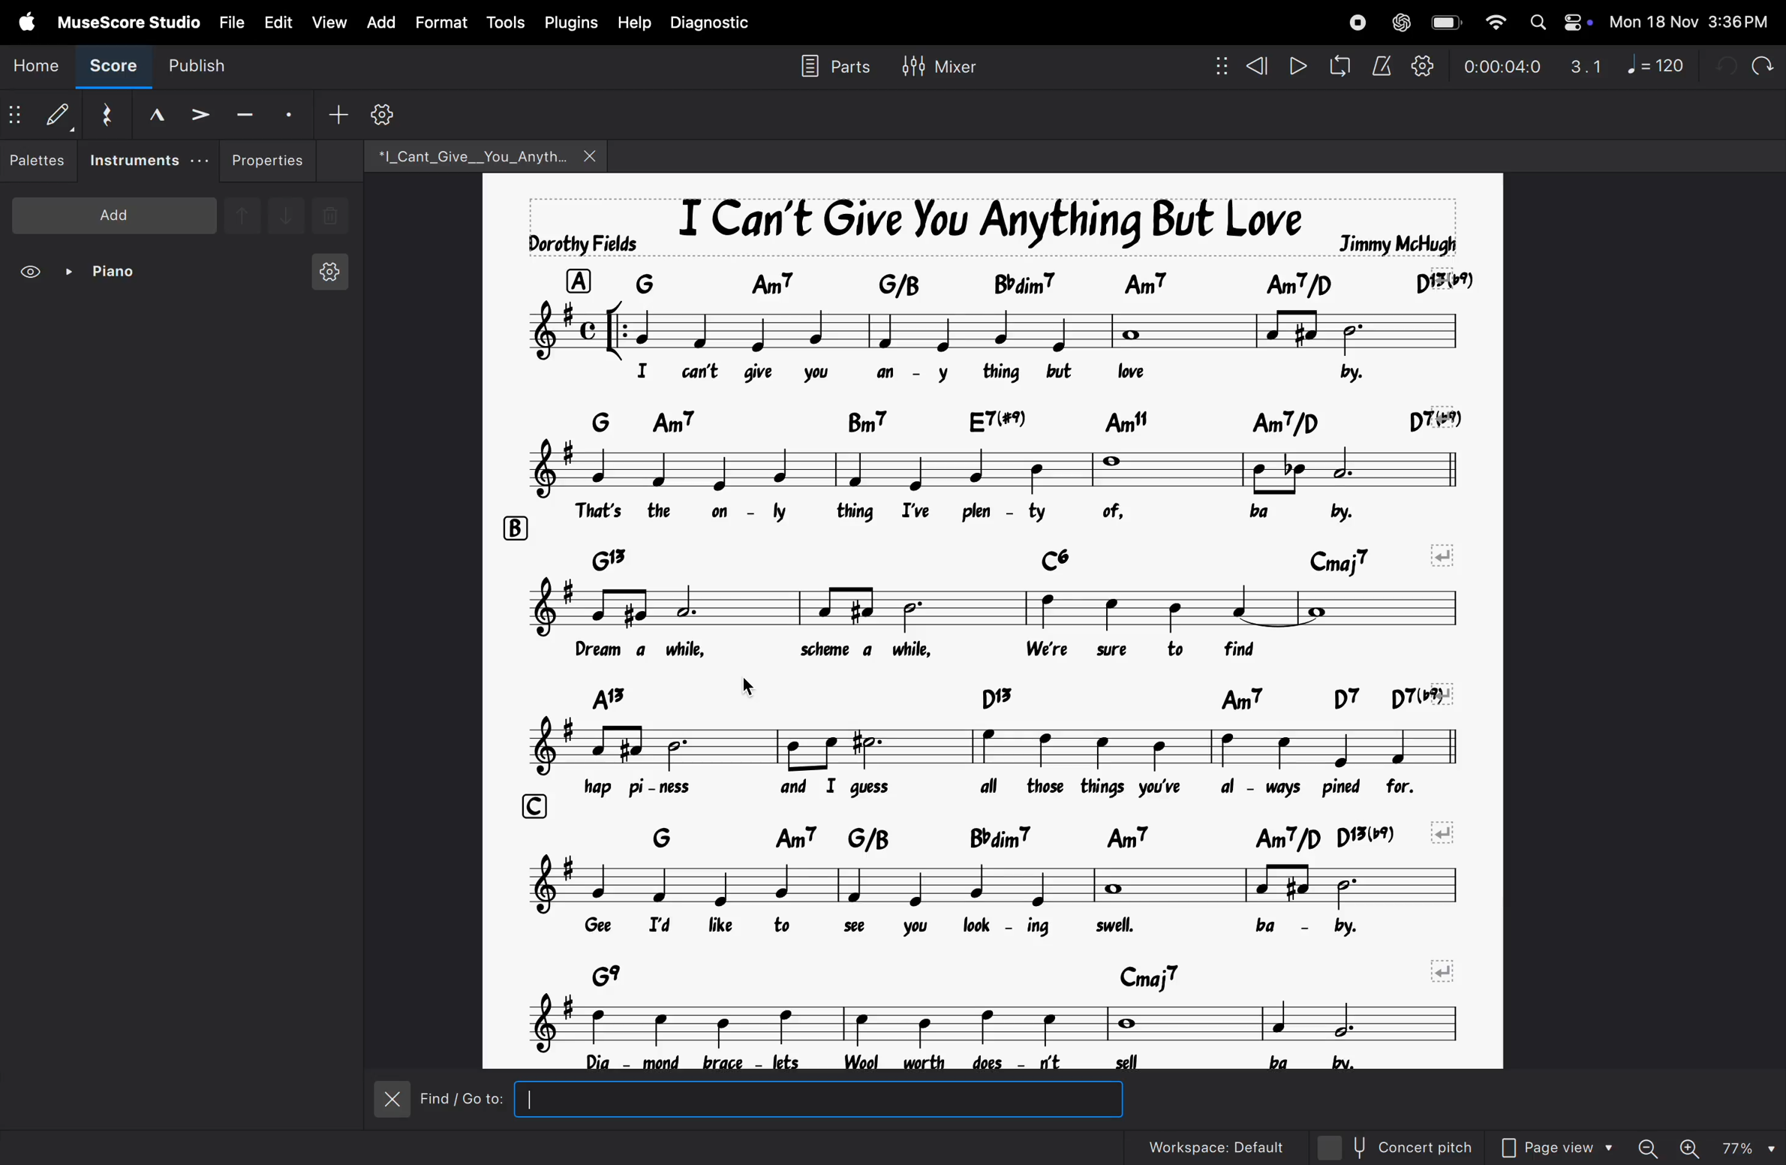 This screenshot has width=1786, height=1165. What do you see at coordinates (1215, 1145) in the screenshot?
I see `workspace default` at bounding box center [1215, 1145].